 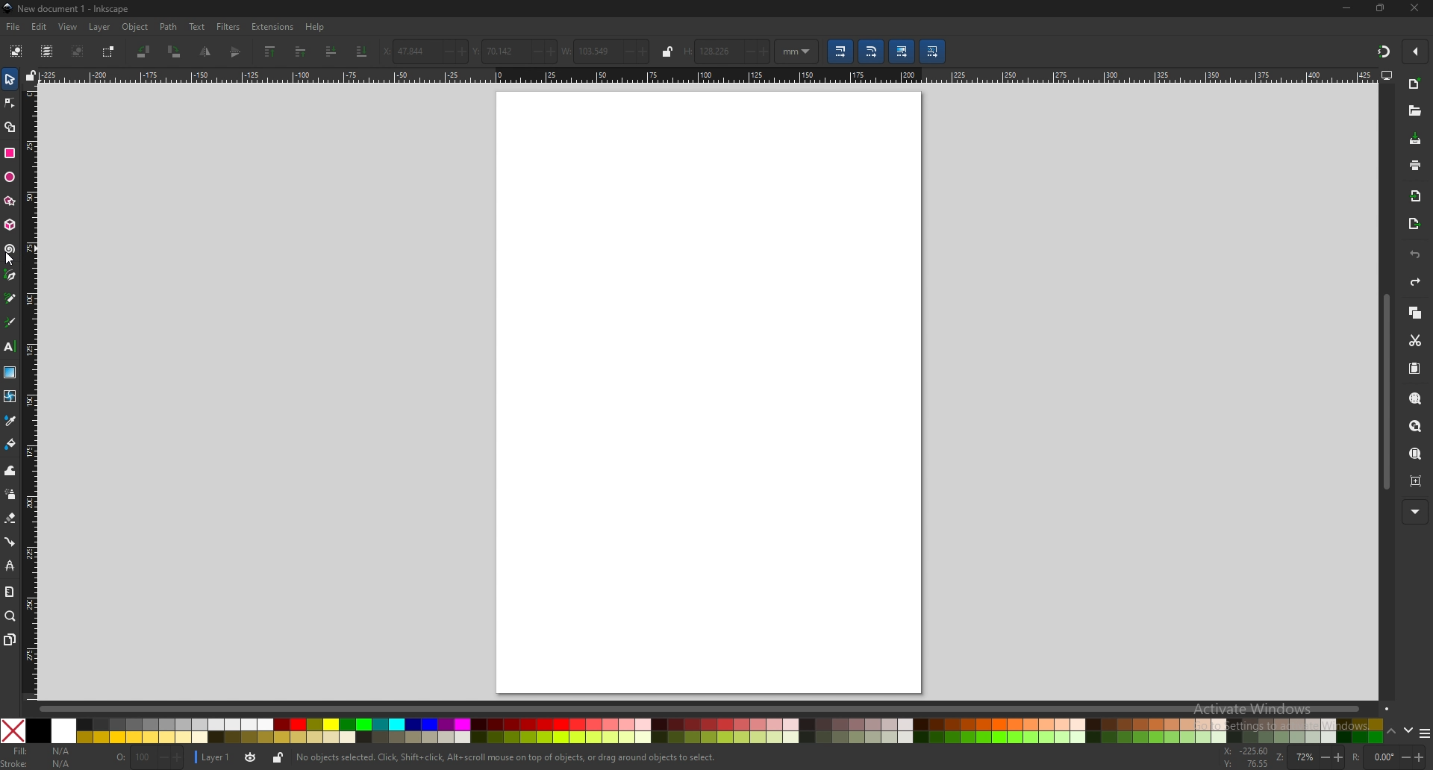 What do you see at coordinates (10, 103) in the screenshot?
I see `node` at bounding box center [10, 103].